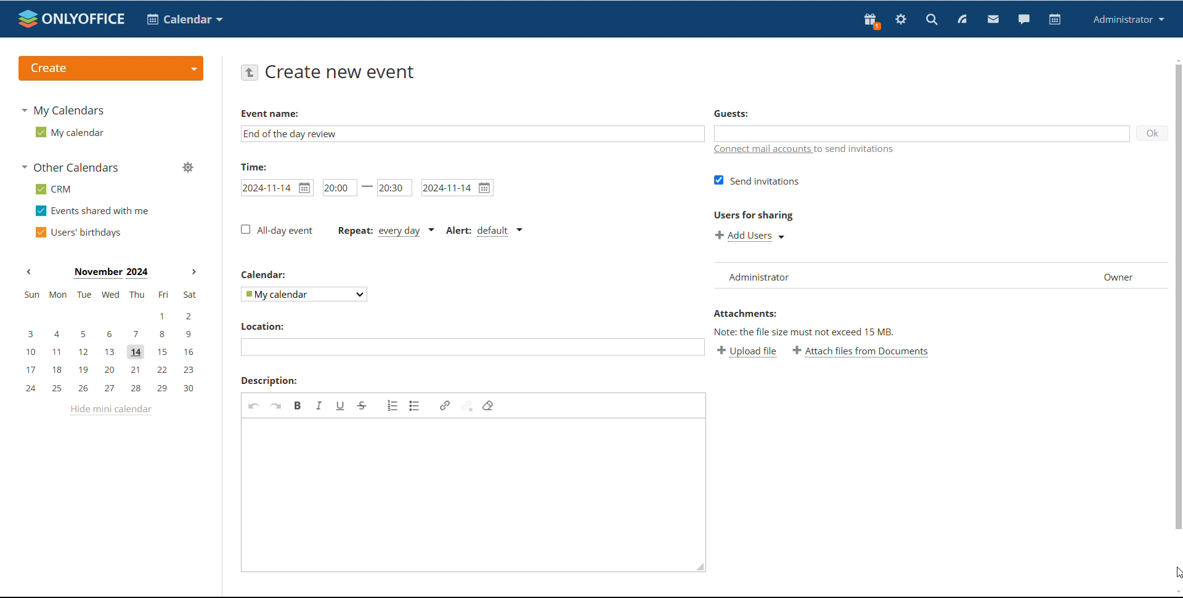 This screenshot has width=1183, height=598. Describe the element at coordinates (393, 405) in the screenshot. I see `insert/remove numbered list` at that location.